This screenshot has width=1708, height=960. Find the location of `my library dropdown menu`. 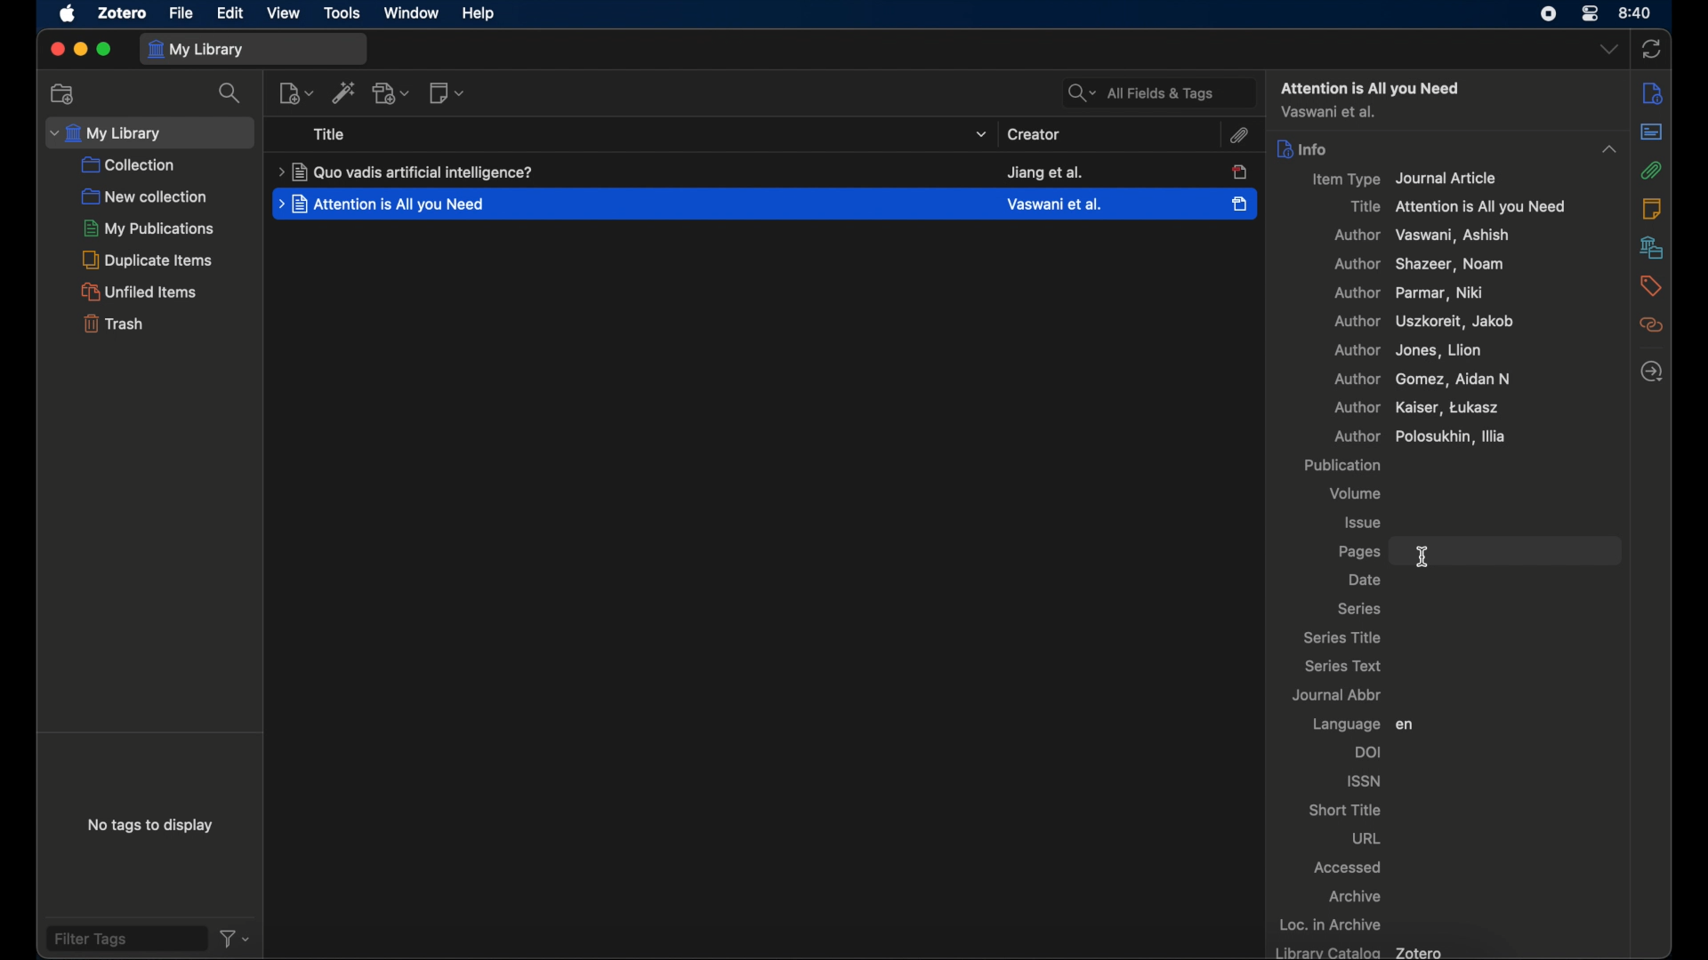

my library dropdown menu is located at coordinates (150, 132).